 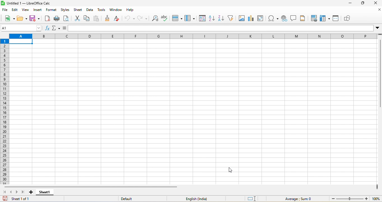 I want to click on function wizard, so click(x=48, y=29).